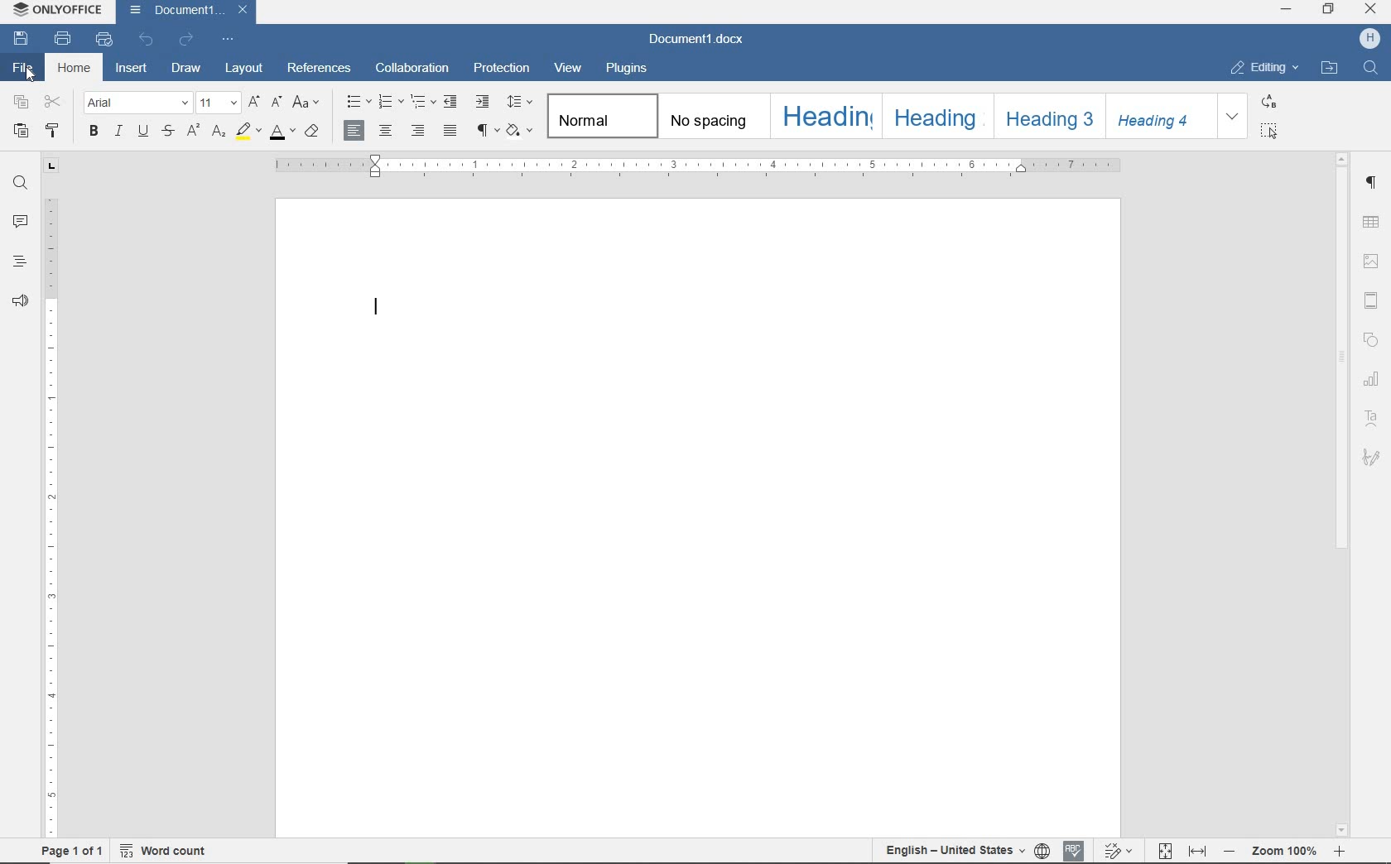 This screenshot has width=1391, height=864. I want to click on font color, so click(284, 134).